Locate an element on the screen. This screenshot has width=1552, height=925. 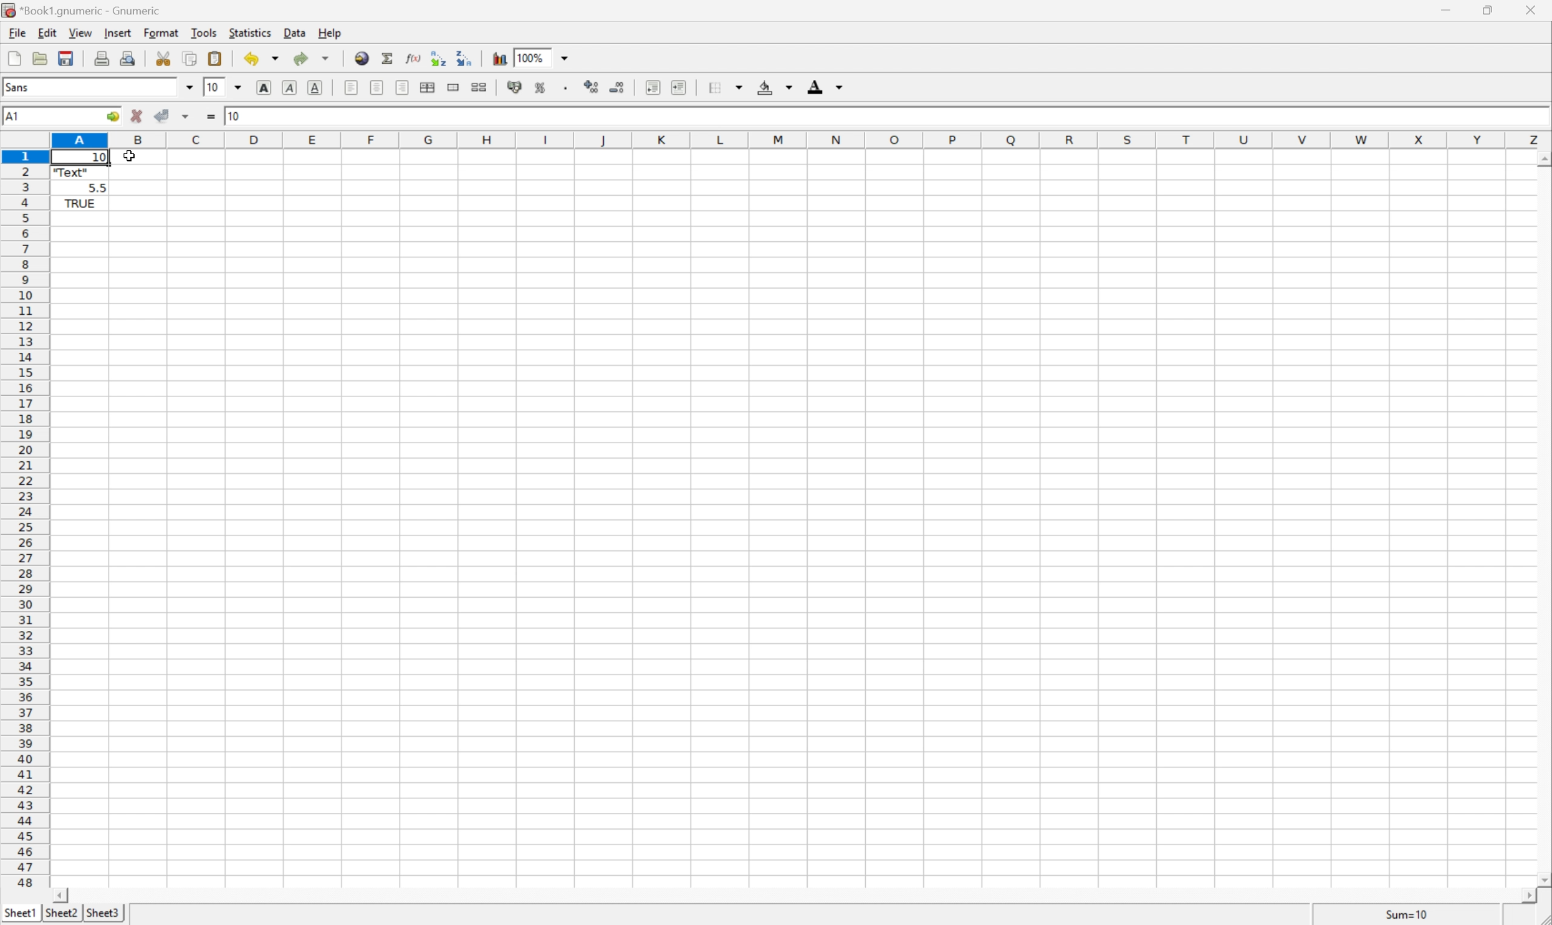
Column names is located at coordinates (800, 140).